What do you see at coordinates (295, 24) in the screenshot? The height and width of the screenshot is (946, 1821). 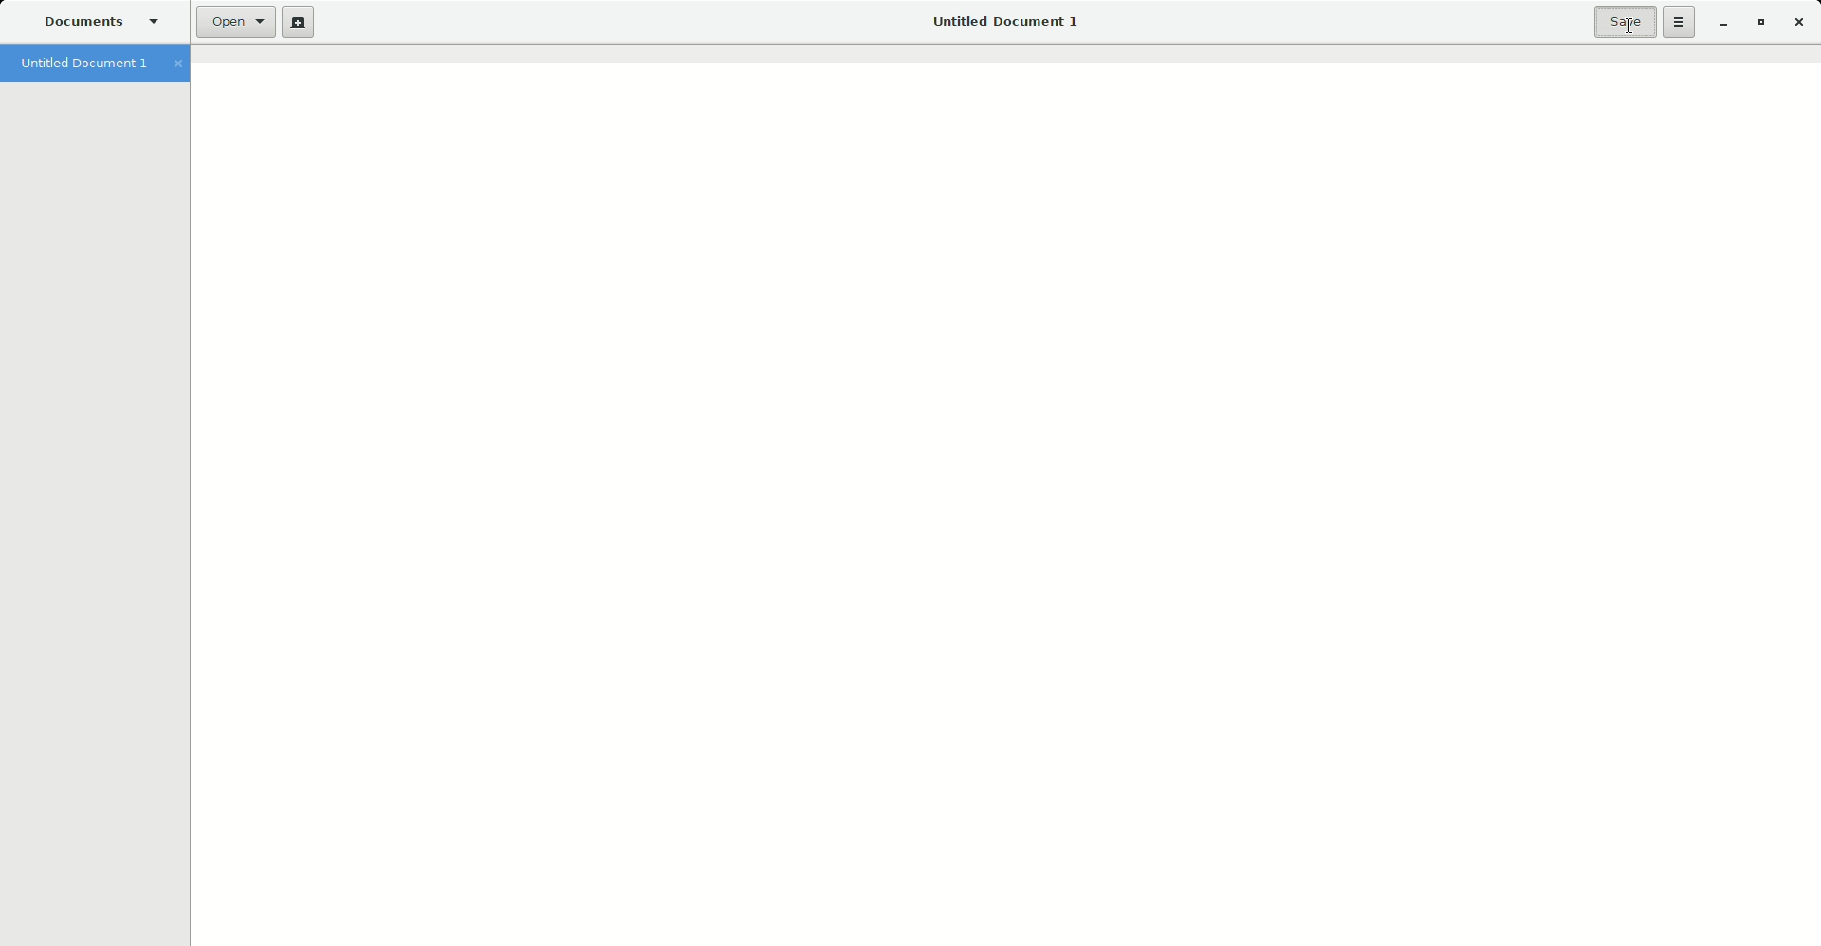 I see `New` at bounding box center [295, 24].